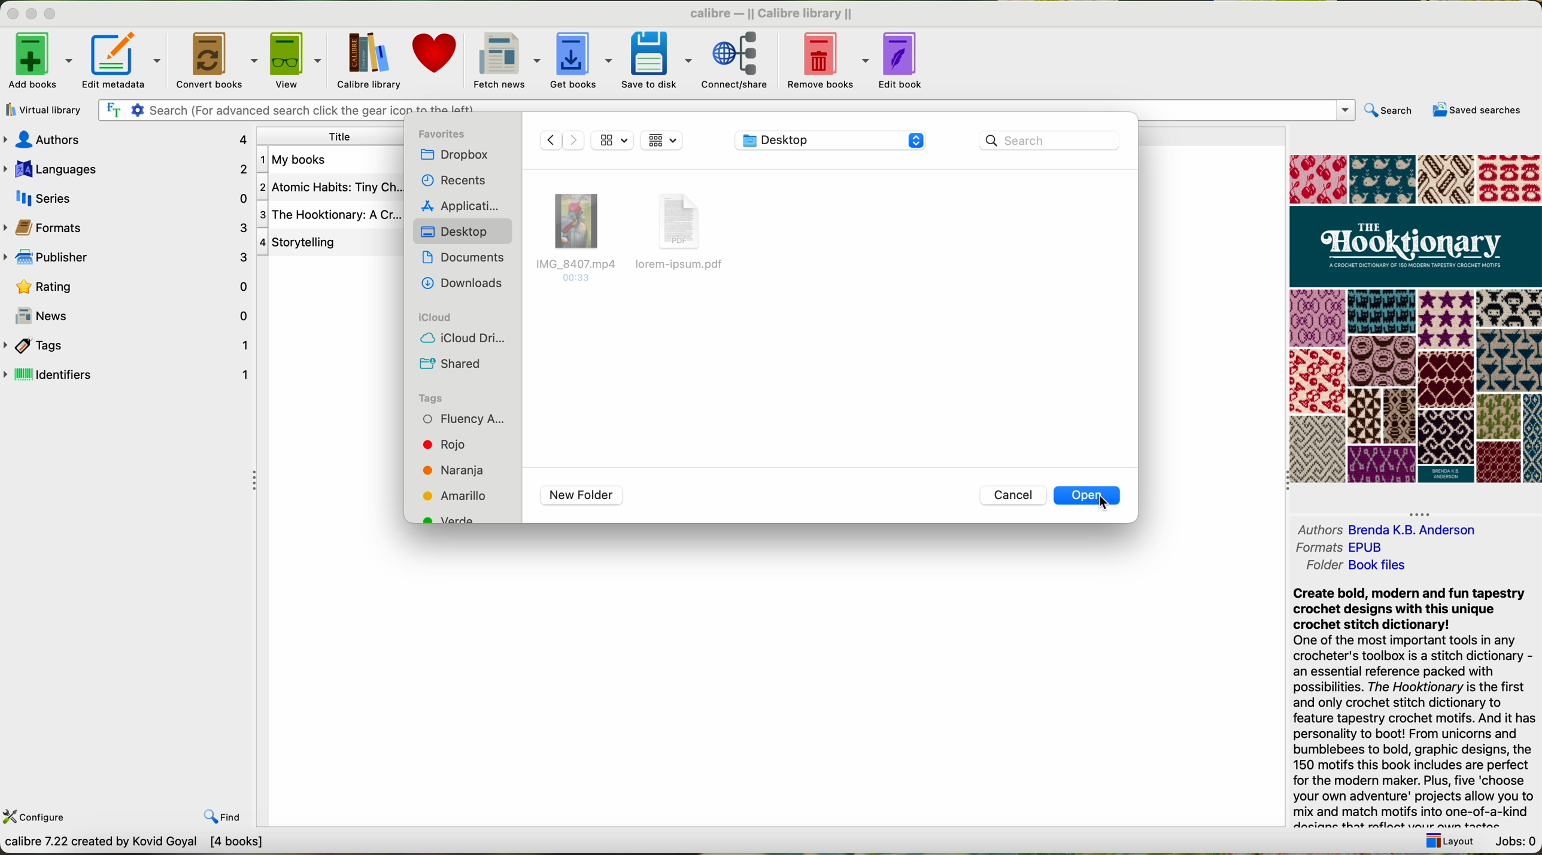 This screenshot has height=855, width=1542. I want to click on recents, so click(455, 181).